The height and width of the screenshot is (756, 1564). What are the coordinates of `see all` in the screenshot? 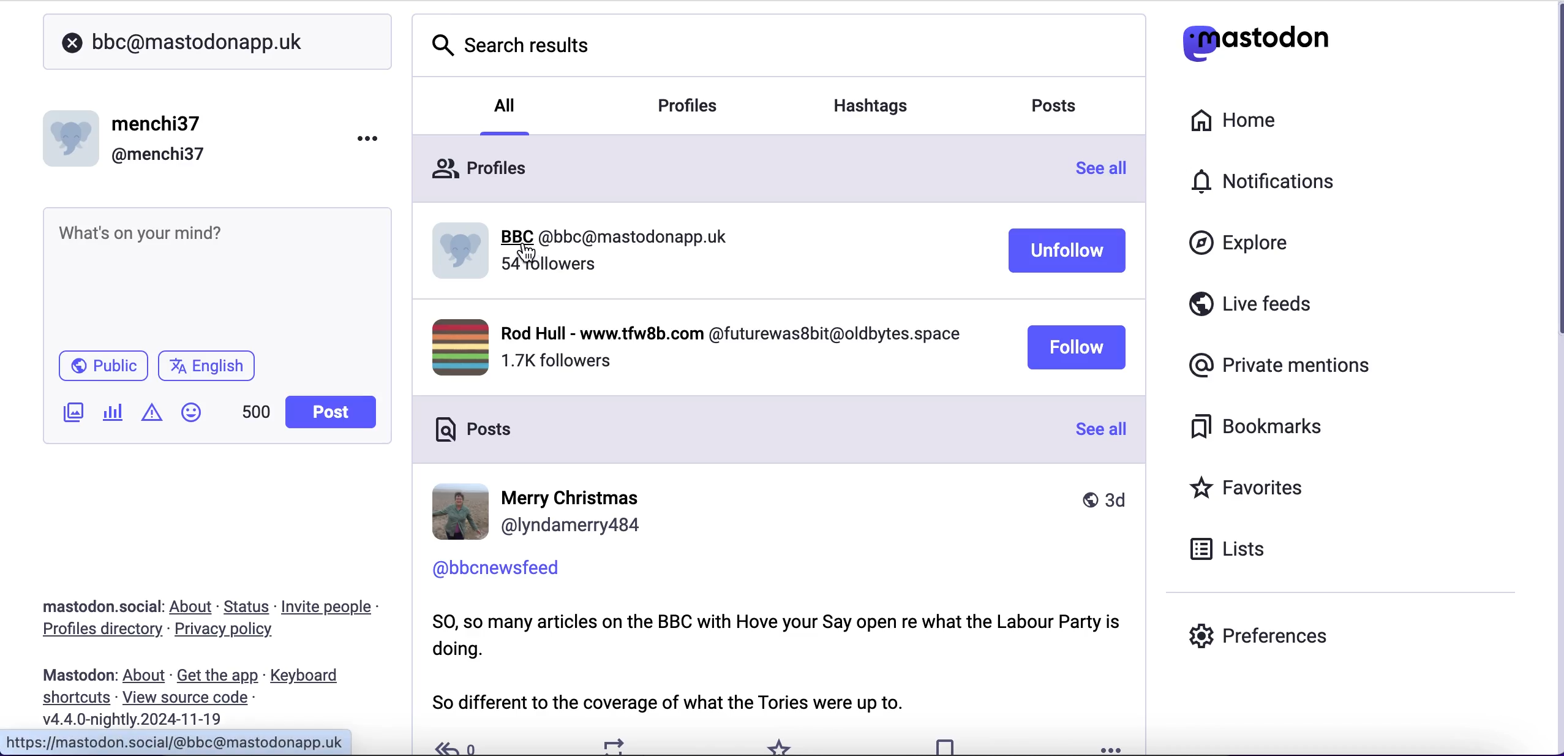 It's located at (1101, 429).